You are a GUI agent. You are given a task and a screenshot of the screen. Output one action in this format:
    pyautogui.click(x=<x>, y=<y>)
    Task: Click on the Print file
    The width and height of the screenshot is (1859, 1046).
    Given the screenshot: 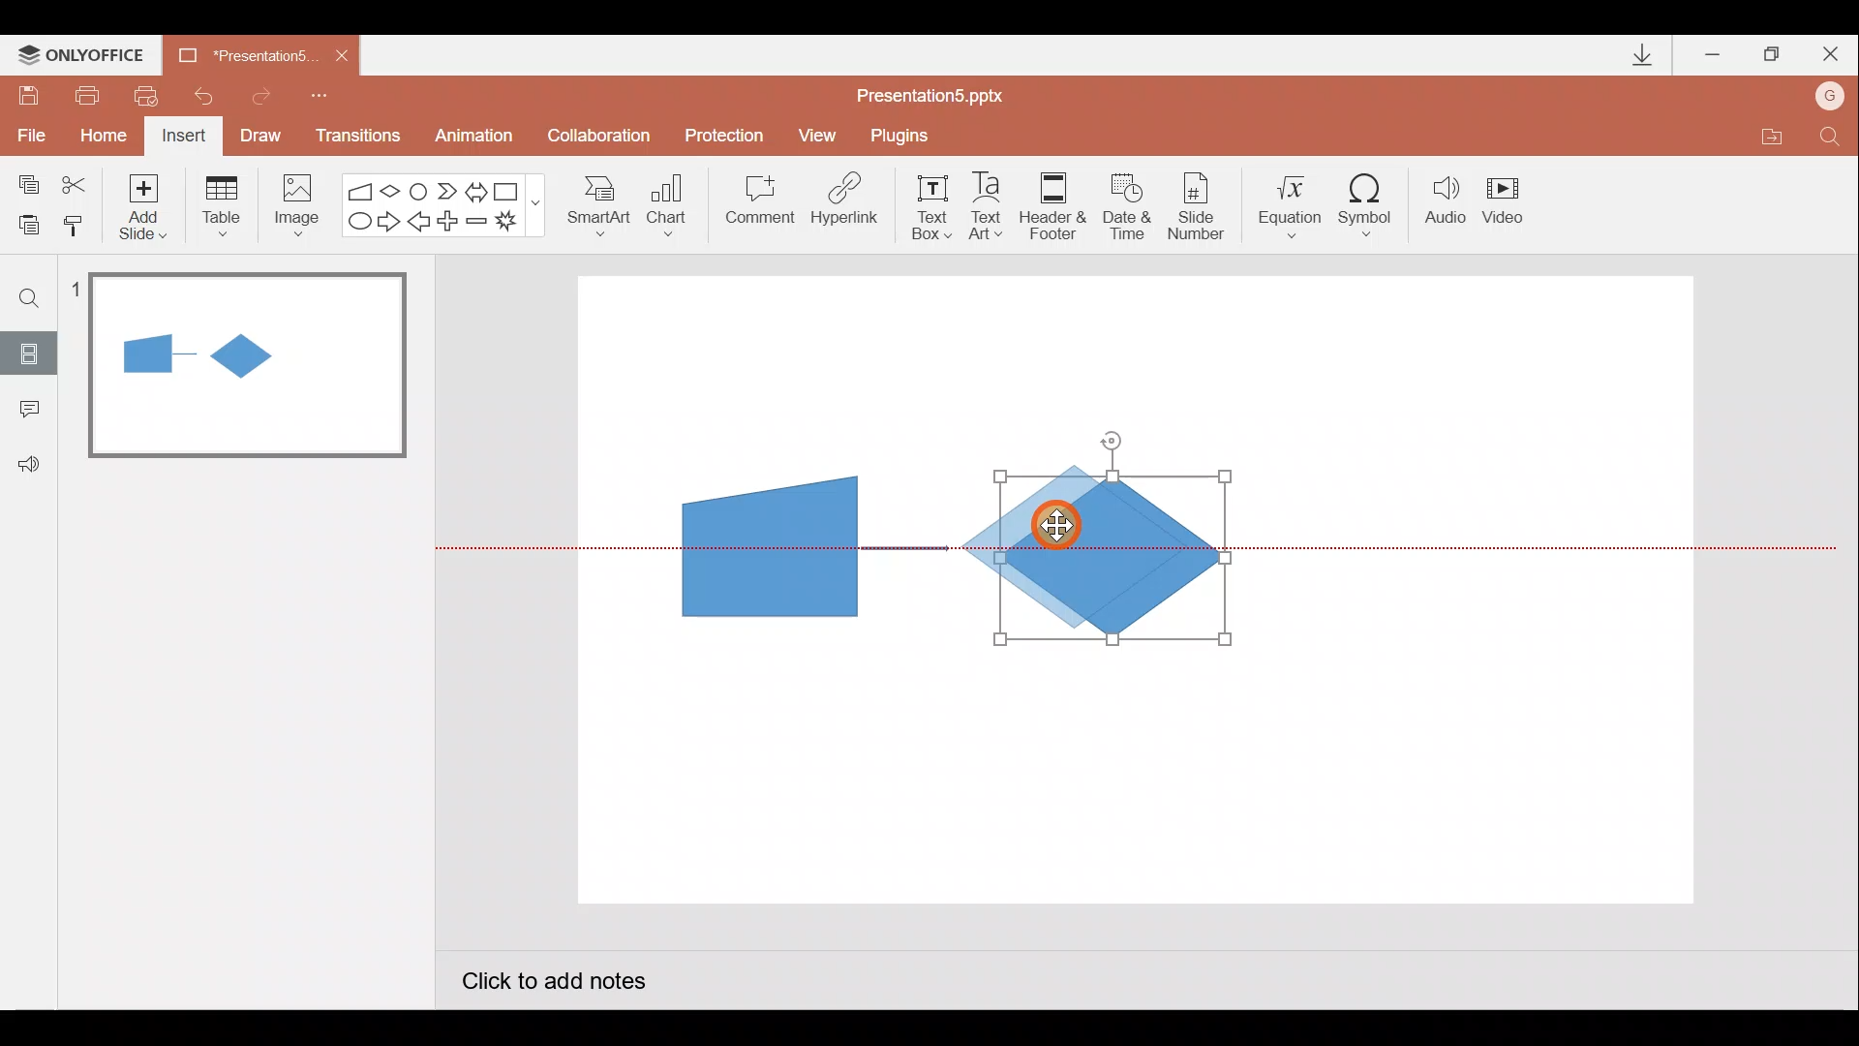 What is the action you would take?
    pyautogui.click(x=83, y=94)
    